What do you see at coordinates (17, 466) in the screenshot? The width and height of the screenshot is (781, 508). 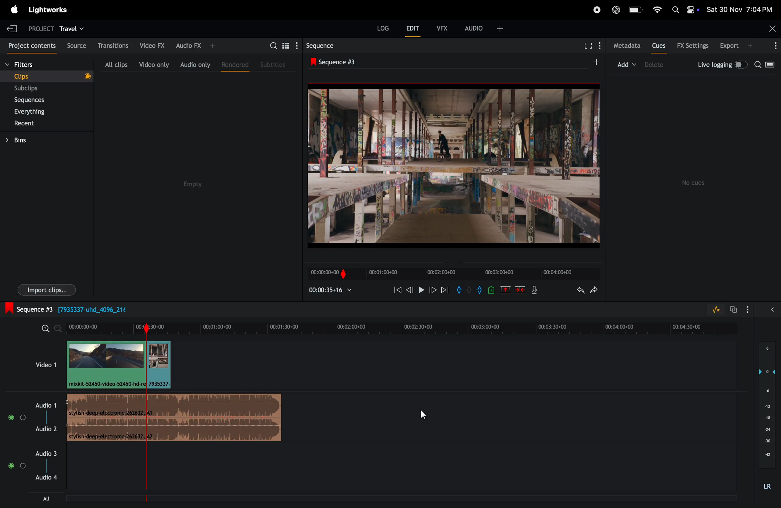 I see `Audio` at bounding box center [17, 466].